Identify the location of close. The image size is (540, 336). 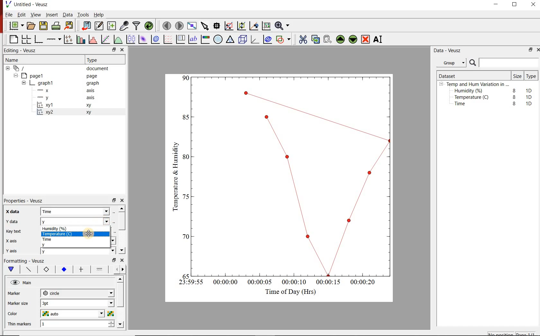
(123, 261).